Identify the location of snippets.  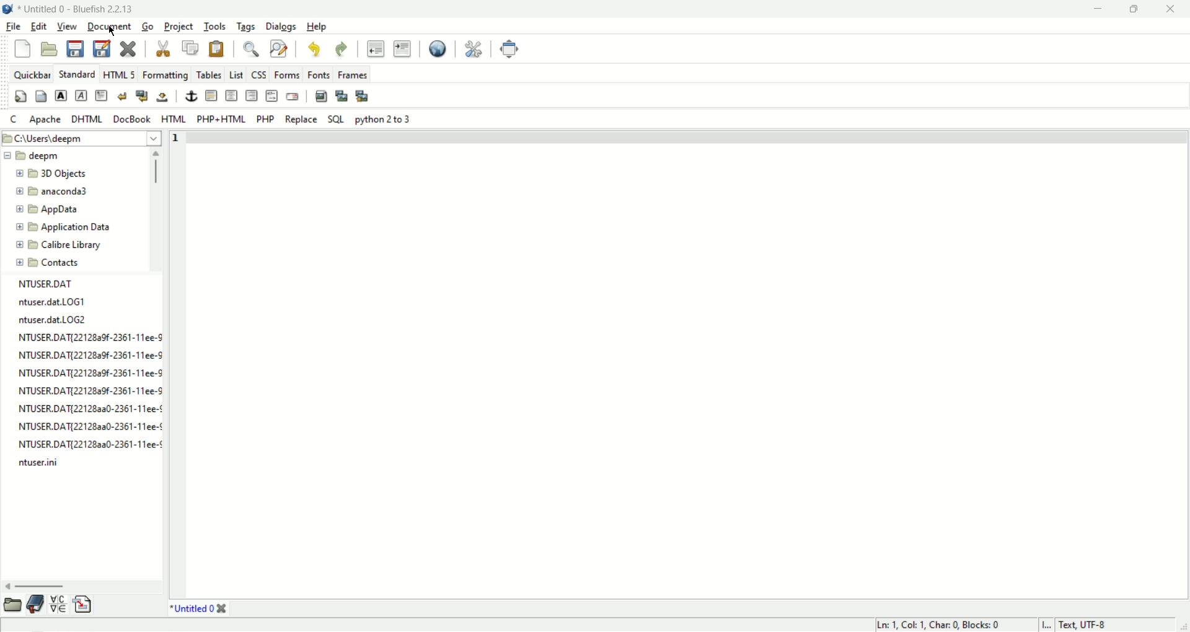
(82, 606).